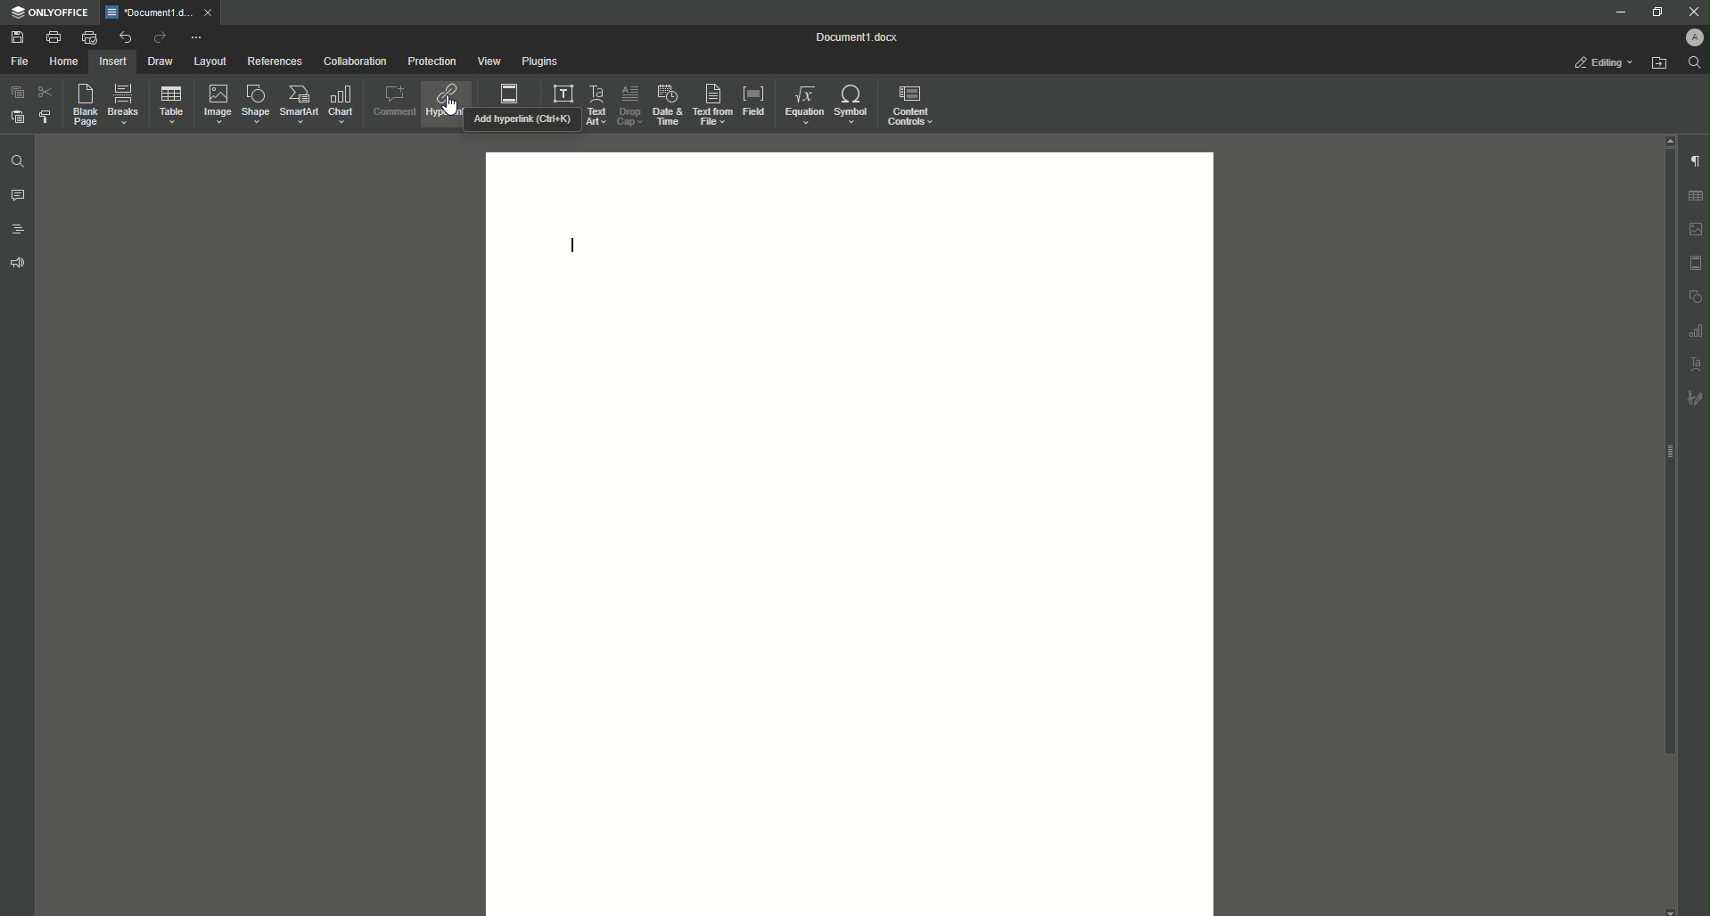 Image resolution: width=1710 pixels, height=916 pixels. What do you see at coordinates (861, 37) in the screenshot?
I see `Document1.docx` at bounding box center [861, 37].